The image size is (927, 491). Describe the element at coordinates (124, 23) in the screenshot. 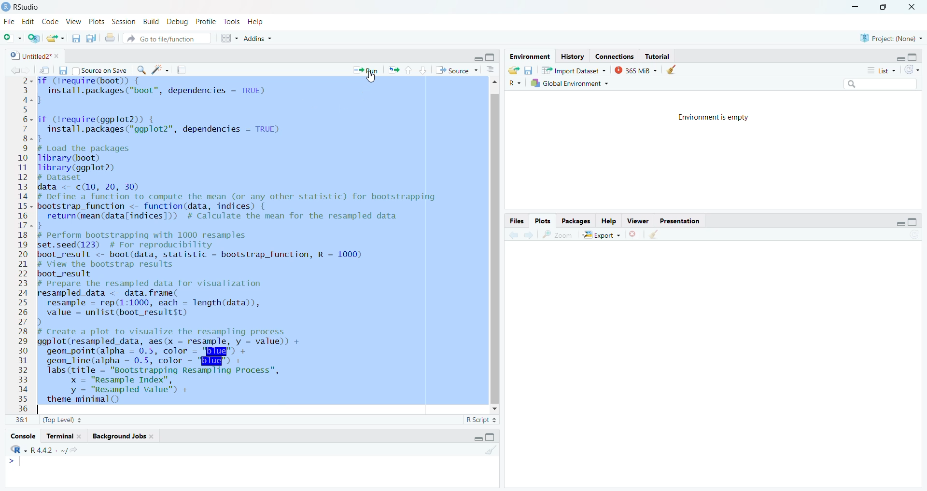

I see `Session` at that location.